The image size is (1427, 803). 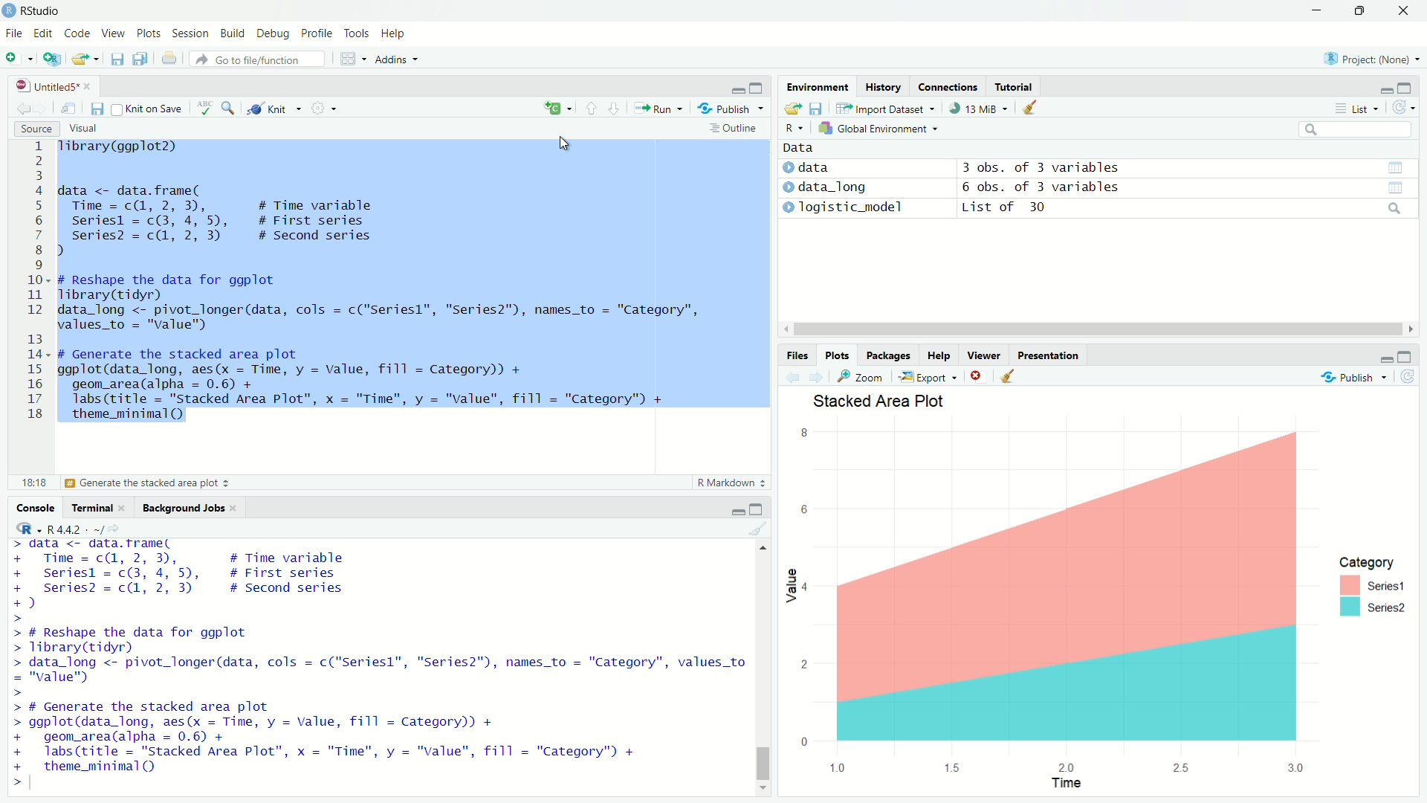 I want to click on clear, so click(x=1032, y=108).